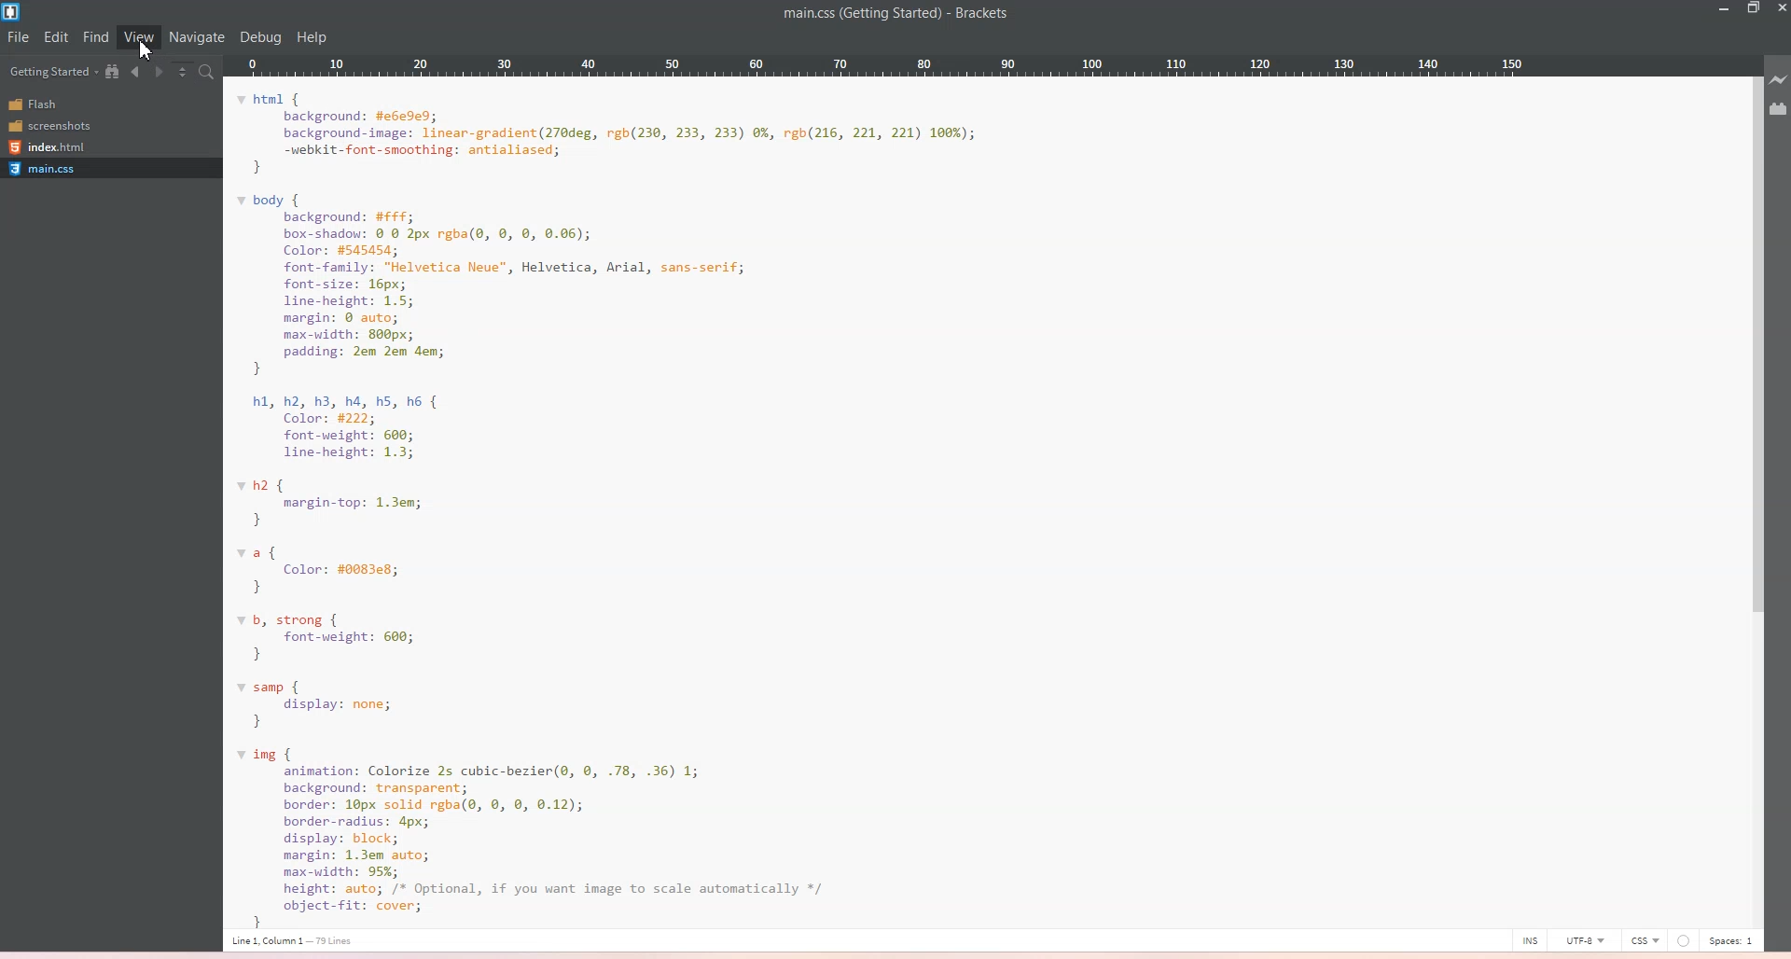  What do you see at coordinates (18, 37) in the screenshot?
I see `File` at bounding box center [18, 37].